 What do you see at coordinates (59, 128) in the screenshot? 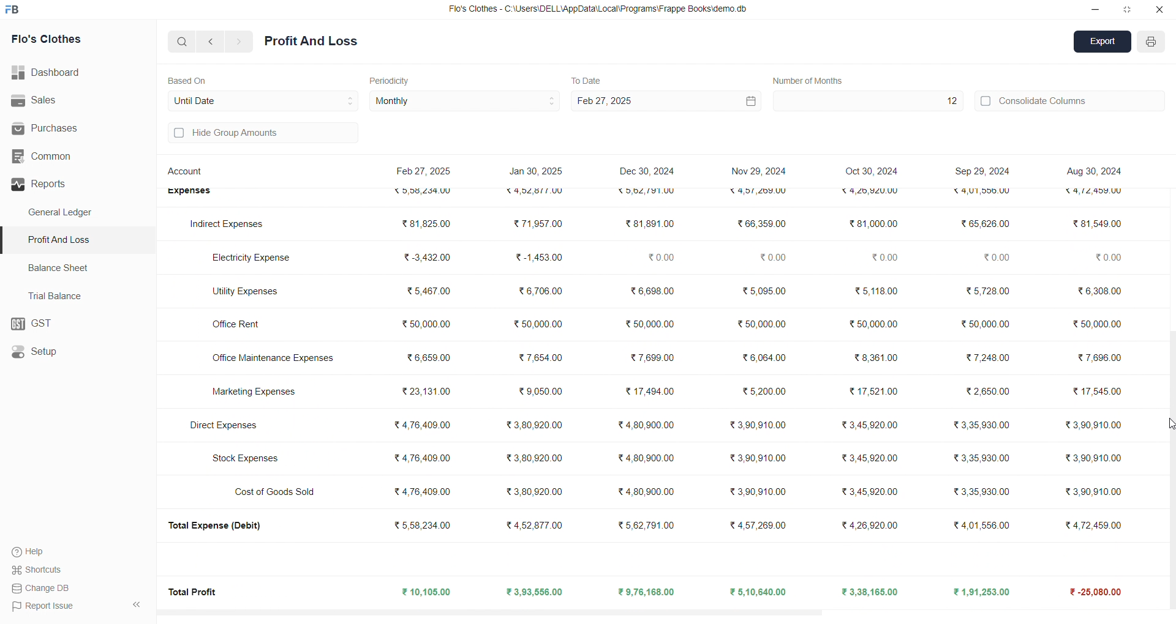
I see `Purchases` at bounding box center [59, 128].